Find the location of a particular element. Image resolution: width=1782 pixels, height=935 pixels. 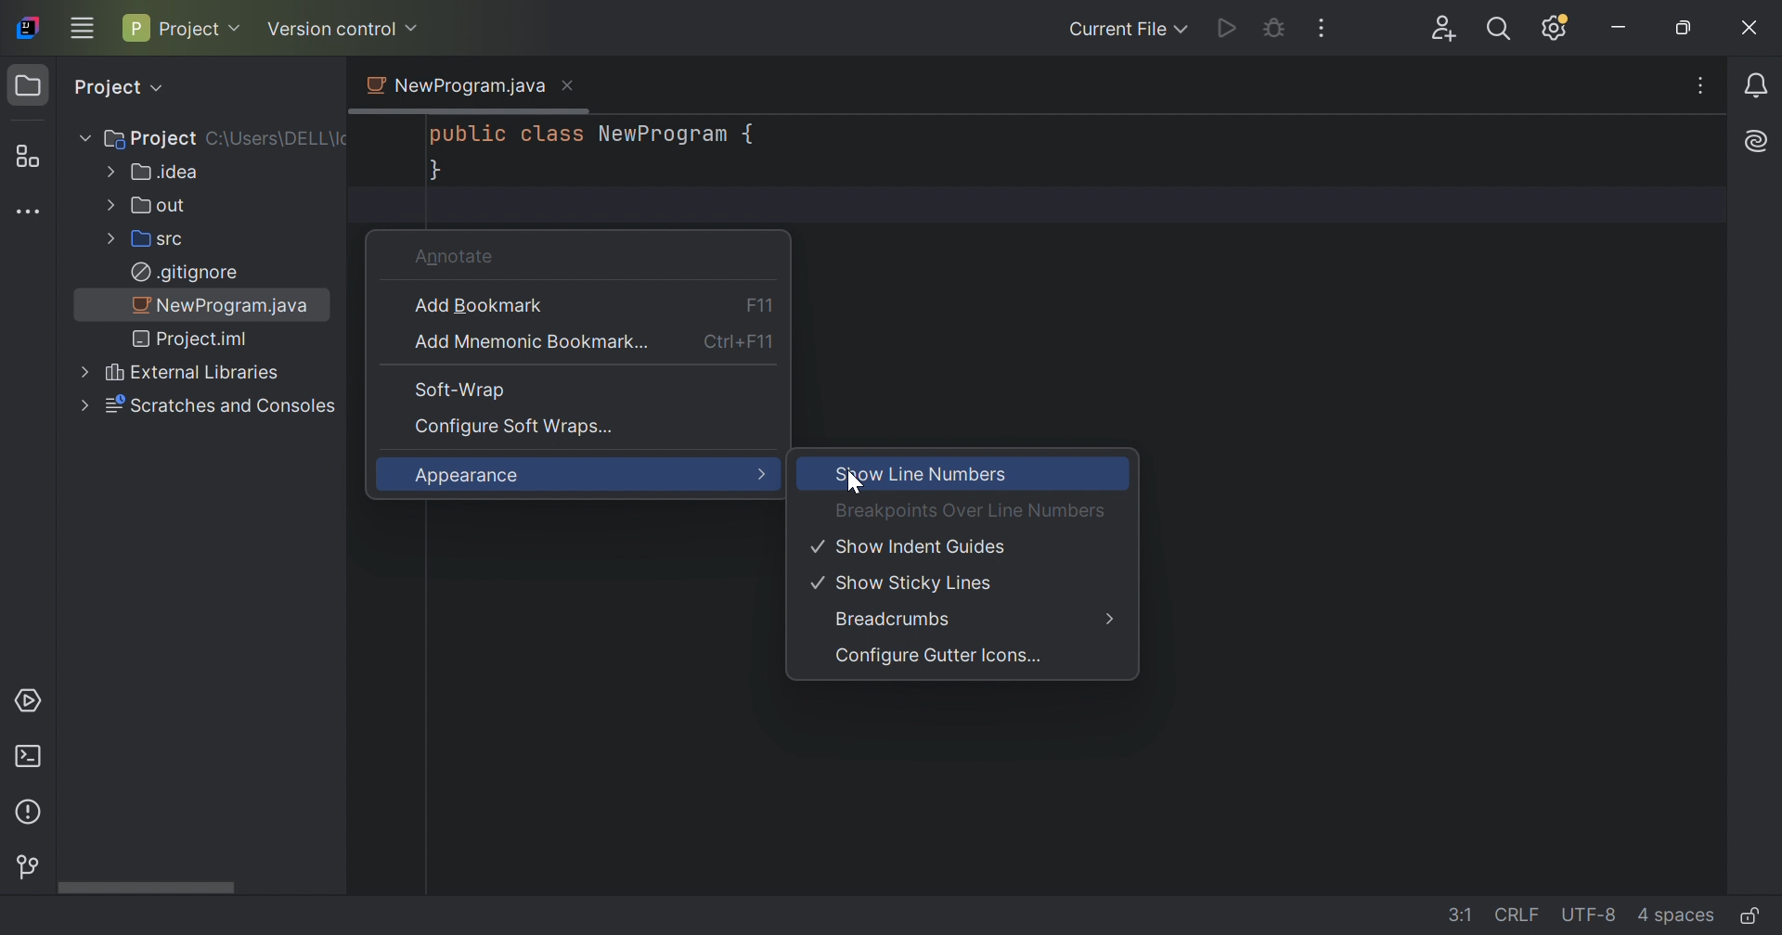

Restore Down is located at coordinates (1683, 30).